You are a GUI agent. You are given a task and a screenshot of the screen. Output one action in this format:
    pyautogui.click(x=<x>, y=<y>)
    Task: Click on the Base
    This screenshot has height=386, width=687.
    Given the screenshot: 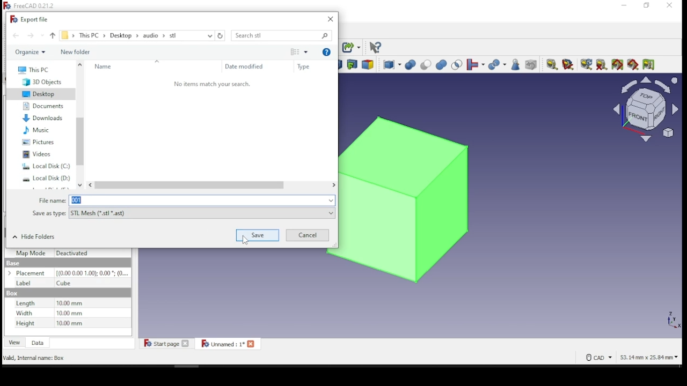 What is the action you would take?
    pyautogui.click(x=13, y=263)
    